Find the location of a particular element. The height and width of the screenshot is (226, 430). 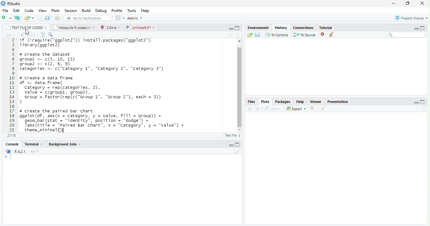

export is located at coordinates (295, 109).